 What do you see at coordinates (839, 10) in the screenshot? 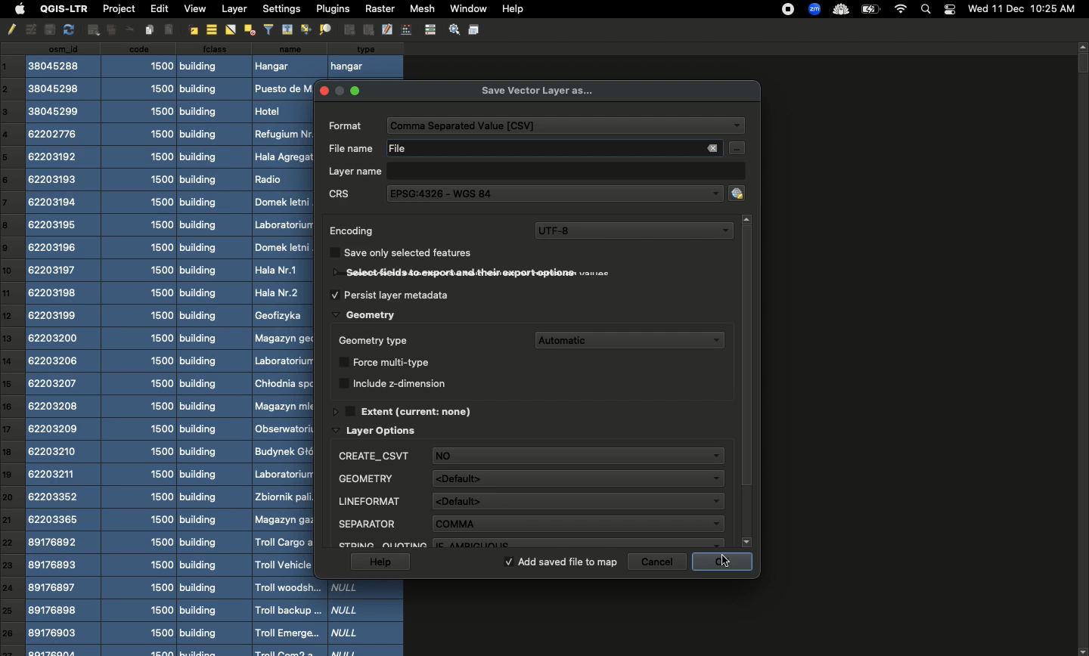
I see `cloud` at bounding box center [839, 10].